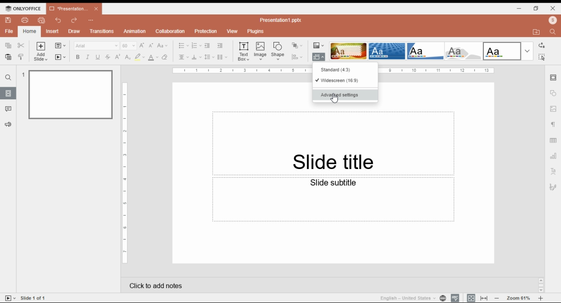 The image size is (561, 303). Describe the element at coordinates (9, 125) in the screenshot. I see `feedback and support` at that location.